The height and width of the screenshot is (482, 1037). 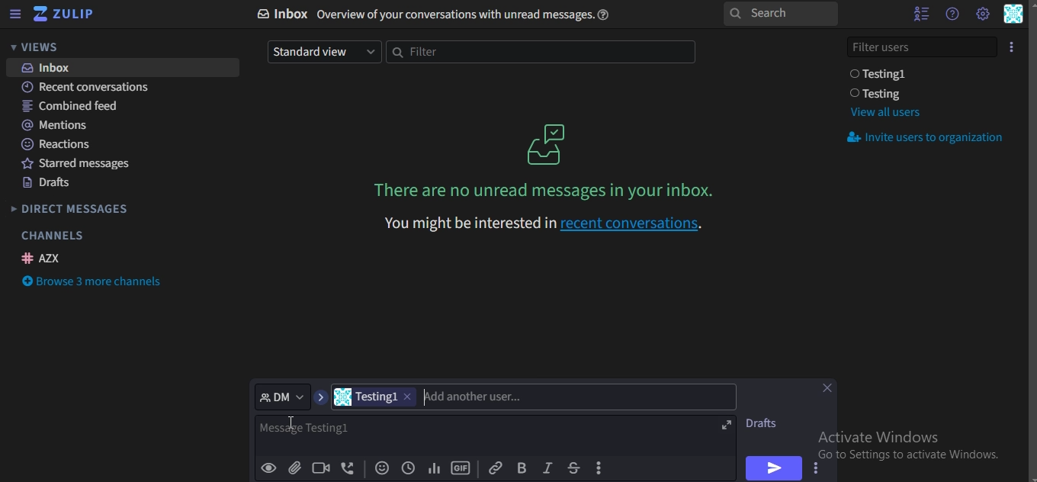 I want to click on help menu, so click(x=952, y=14).